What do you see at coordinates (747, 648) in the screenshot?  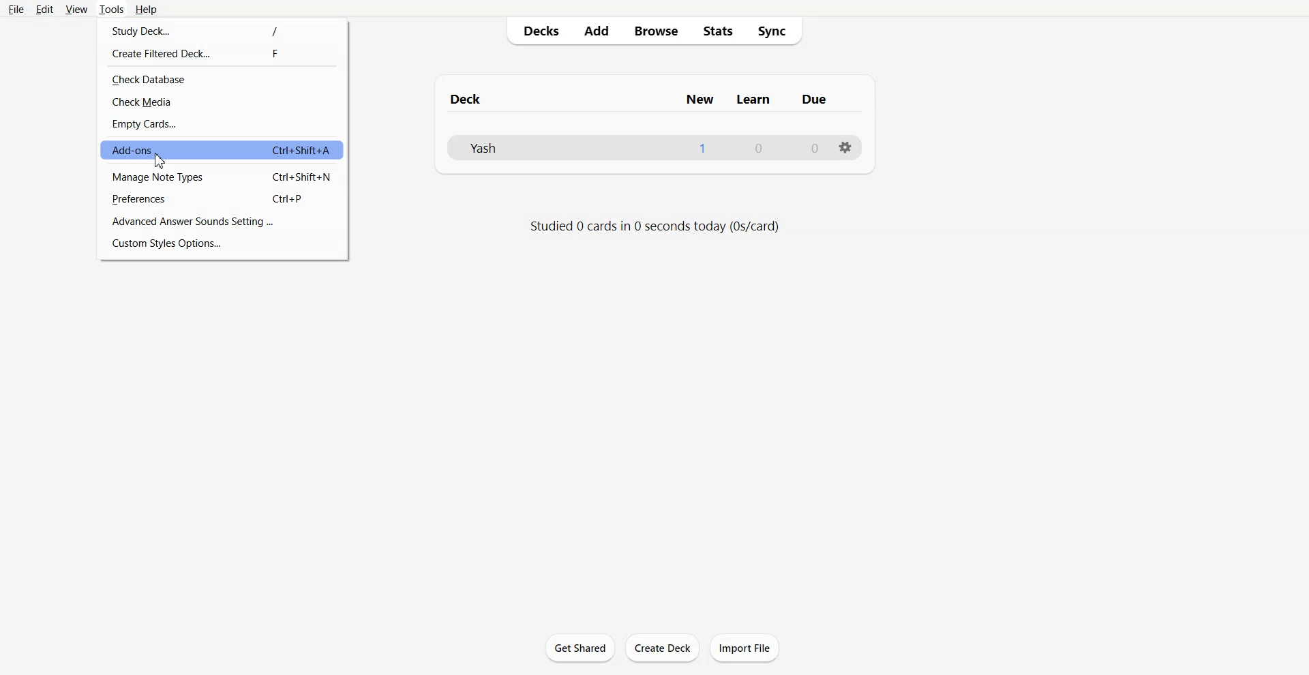 I see `Import File` at bounding box center [747, 648].